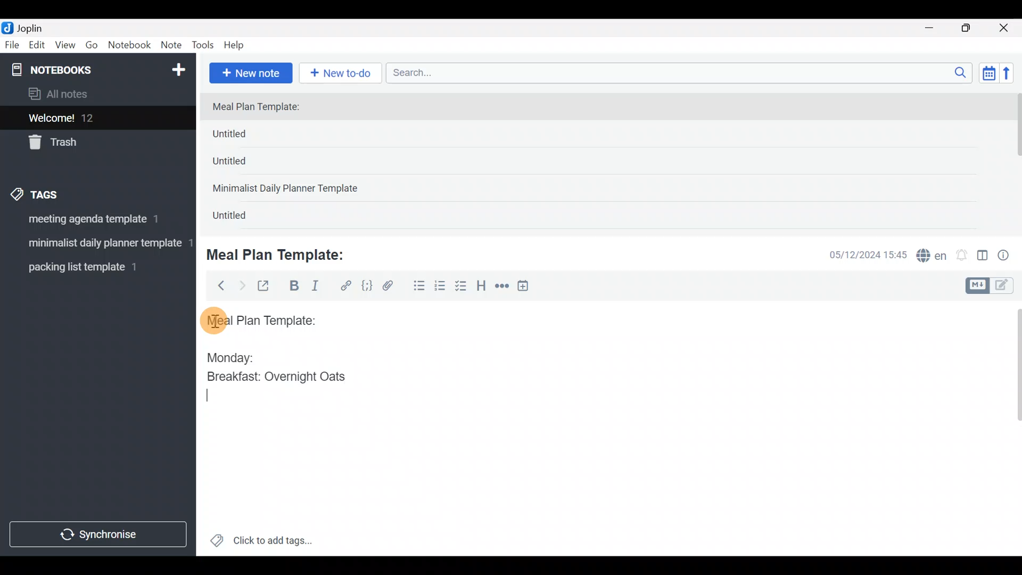 The height and width of the screenshot is (575, 1022). What do you see at coordinates (1011, 428) in the screenshot?
I see `Scroll bar` at bounding box center [1011, 428].